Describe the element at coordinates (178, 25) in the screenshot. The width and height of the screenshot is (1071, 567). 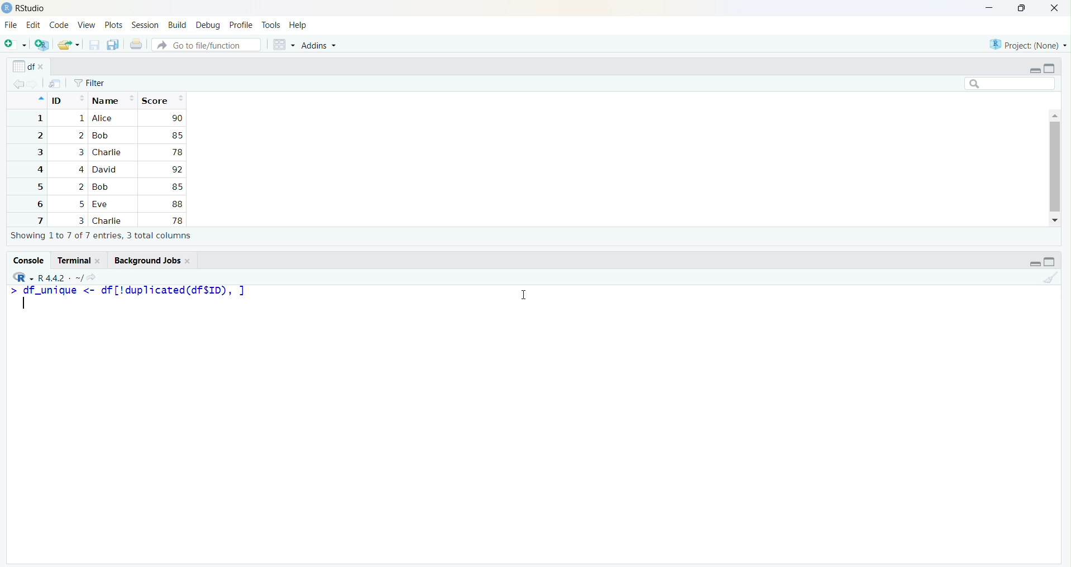
I see `Build` at that location.